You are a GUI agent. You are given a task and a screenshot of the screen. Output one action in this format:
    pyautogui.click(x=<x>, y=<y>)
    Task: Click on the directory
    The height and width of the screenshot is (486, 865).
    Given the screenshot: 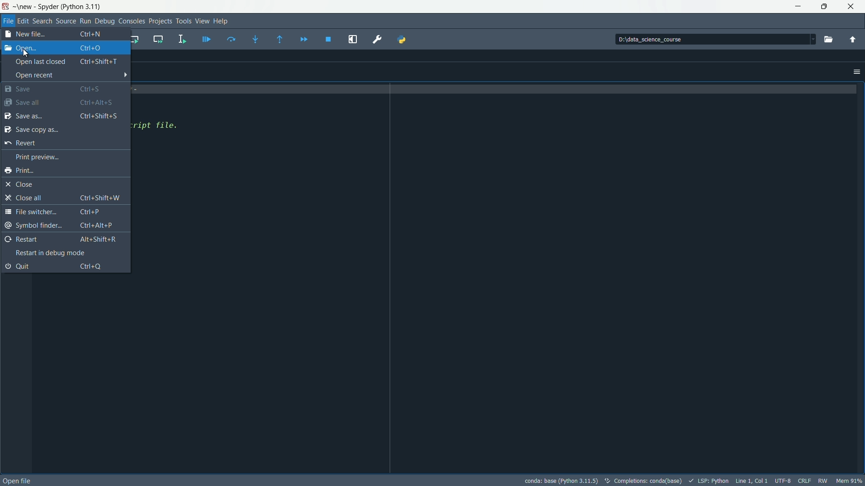 What is the action you would take?
    pyautogui.click(x=713, y=39)
    